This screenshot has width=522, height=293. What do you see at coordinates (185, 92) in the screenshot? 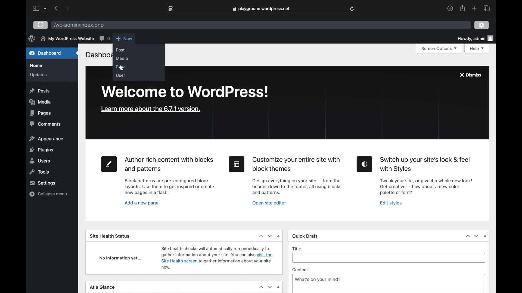
I see `welcome to wordpress` at bounding box center [185, 92].